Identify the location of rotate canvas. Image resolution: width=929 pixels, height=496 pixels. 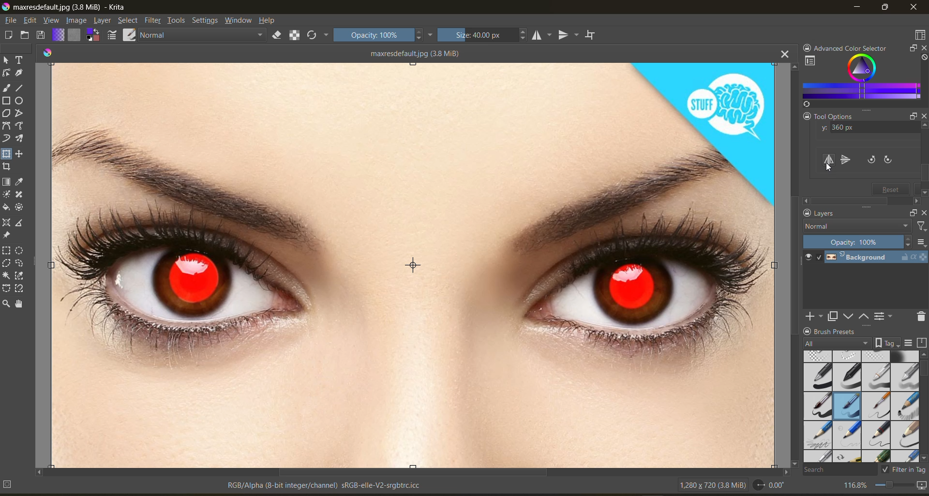
(772, 487).